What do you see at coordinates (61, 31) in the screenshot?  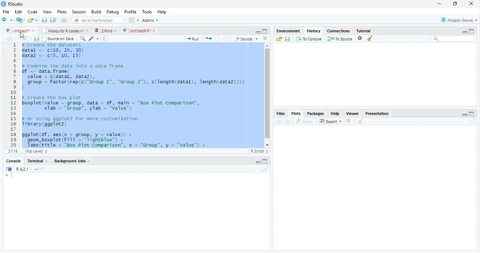 I see `Mosquito R codes.v1` at bounding box center [61, 31].